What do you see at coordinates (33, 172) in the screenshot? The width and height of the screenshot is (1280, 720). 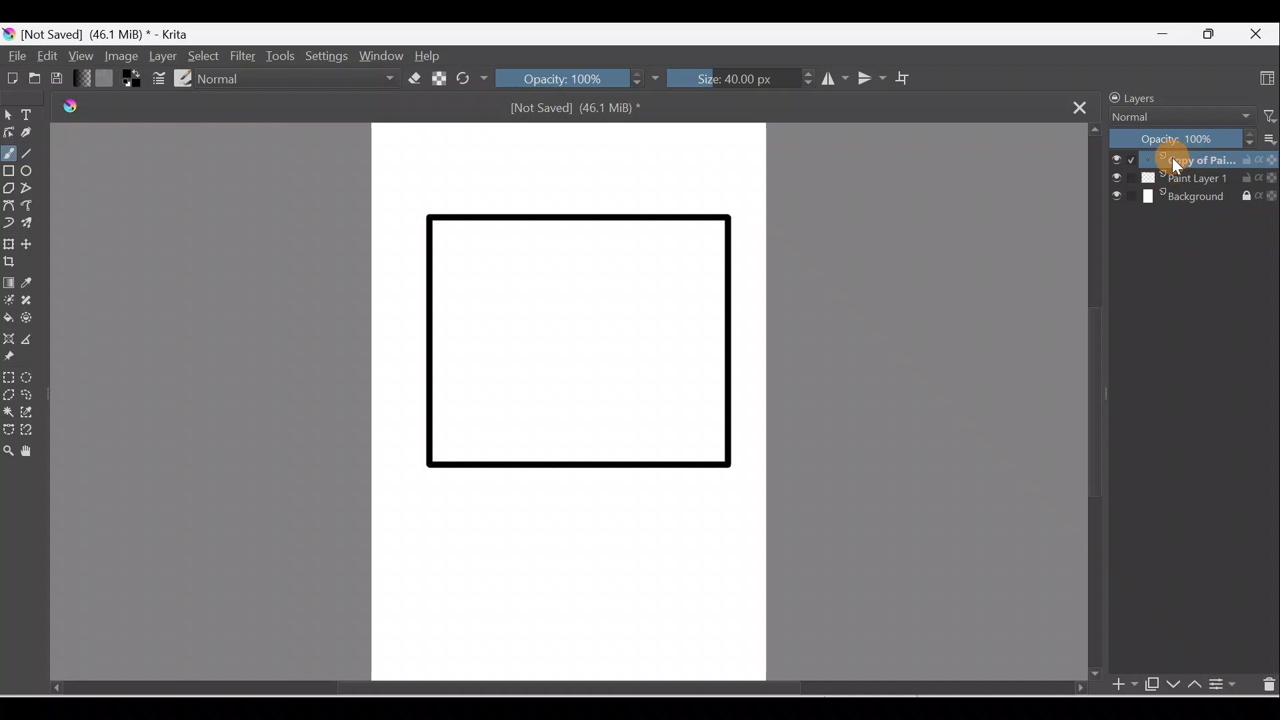 I see `Ellipse tool` at bounding box center [33, 172].